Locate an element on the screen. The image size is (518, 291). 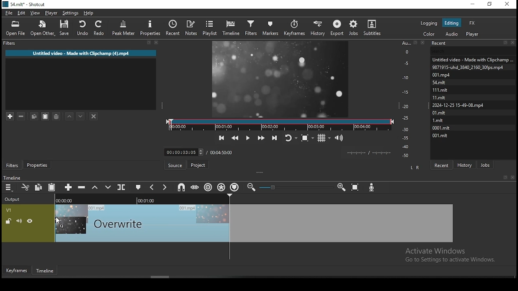
volume control is located at coordinates (340, 138).